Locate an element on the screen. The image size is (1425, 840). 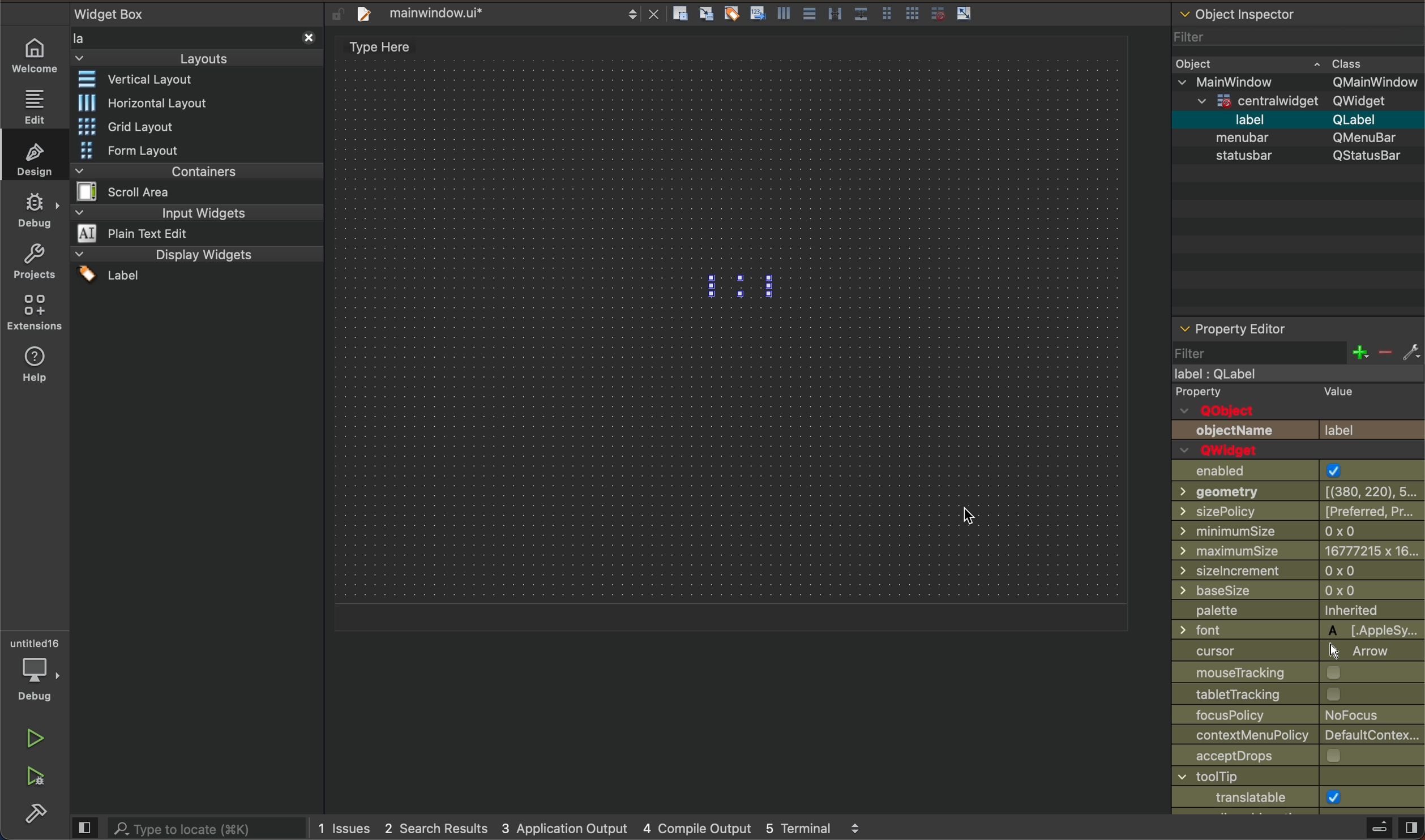
label is located at coordinates (1234, 372).